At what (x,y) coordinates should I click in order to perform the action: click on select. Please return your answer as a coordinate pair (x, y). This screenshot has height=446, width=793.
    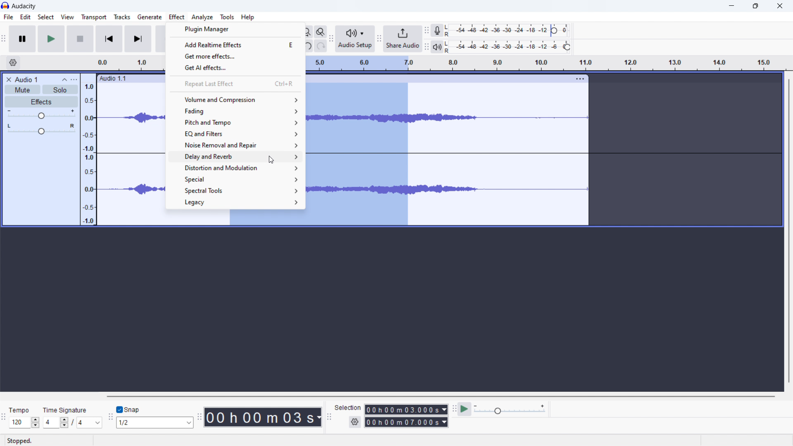
    Looking at the image, I should click on (45, 17).